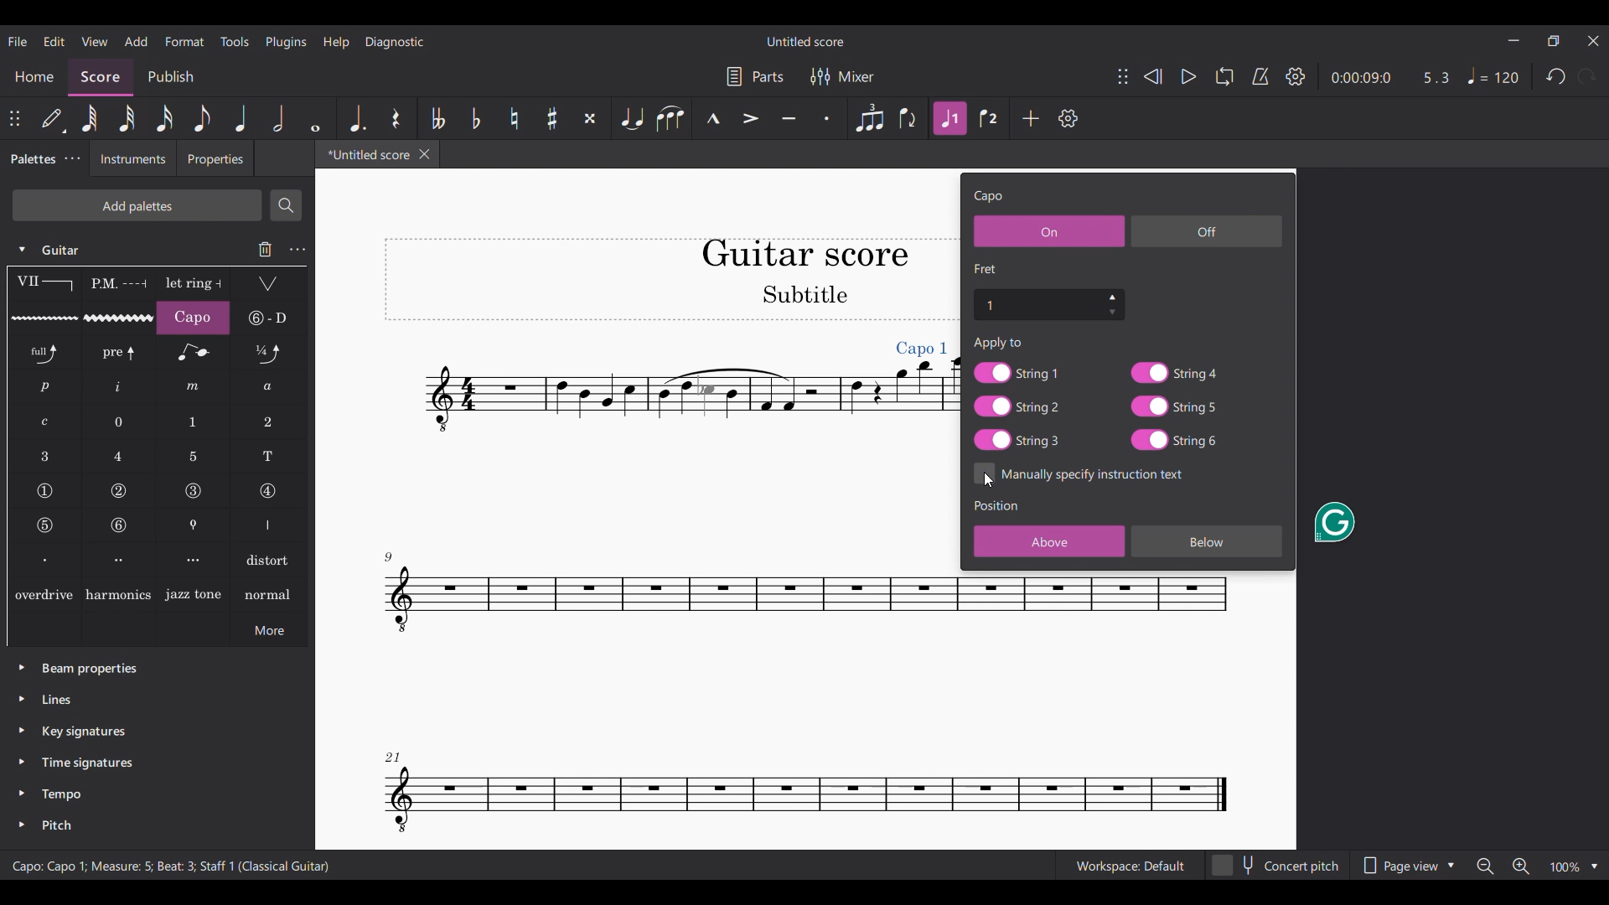 The width and height of the screenshot is (1609, 905). What do you see at coordinates (842, 76) in the screenshot?
I see `Mixer settings` at bounding box center [842, 76].